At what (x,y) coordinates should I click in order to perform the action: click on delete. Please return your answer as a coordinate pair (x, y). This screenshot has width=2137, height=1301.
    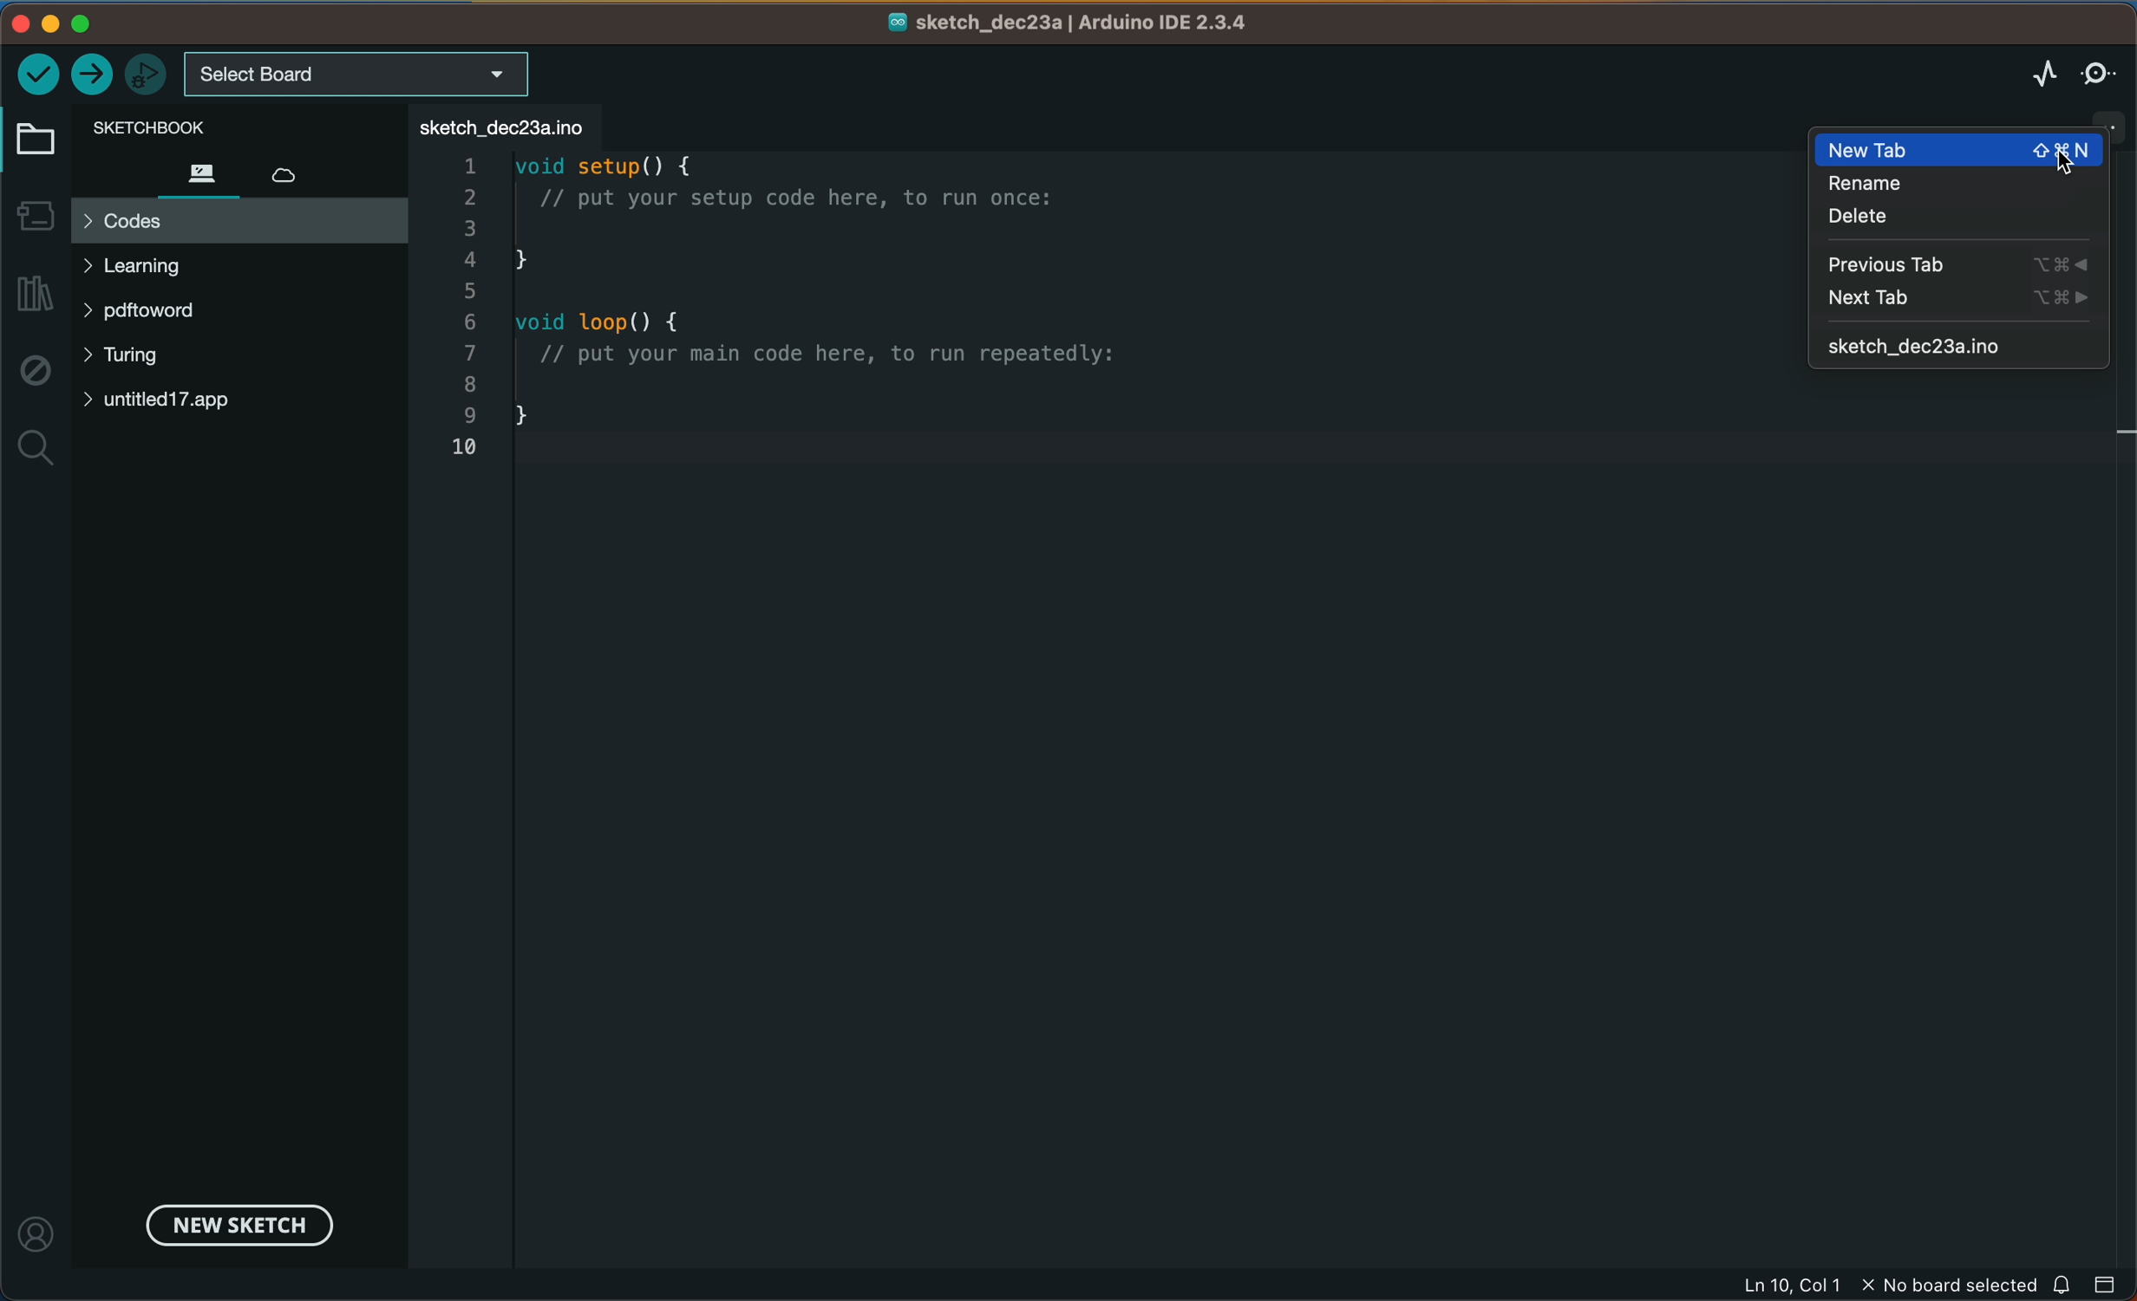
    Looking at the image, I should click on (1898, 219).